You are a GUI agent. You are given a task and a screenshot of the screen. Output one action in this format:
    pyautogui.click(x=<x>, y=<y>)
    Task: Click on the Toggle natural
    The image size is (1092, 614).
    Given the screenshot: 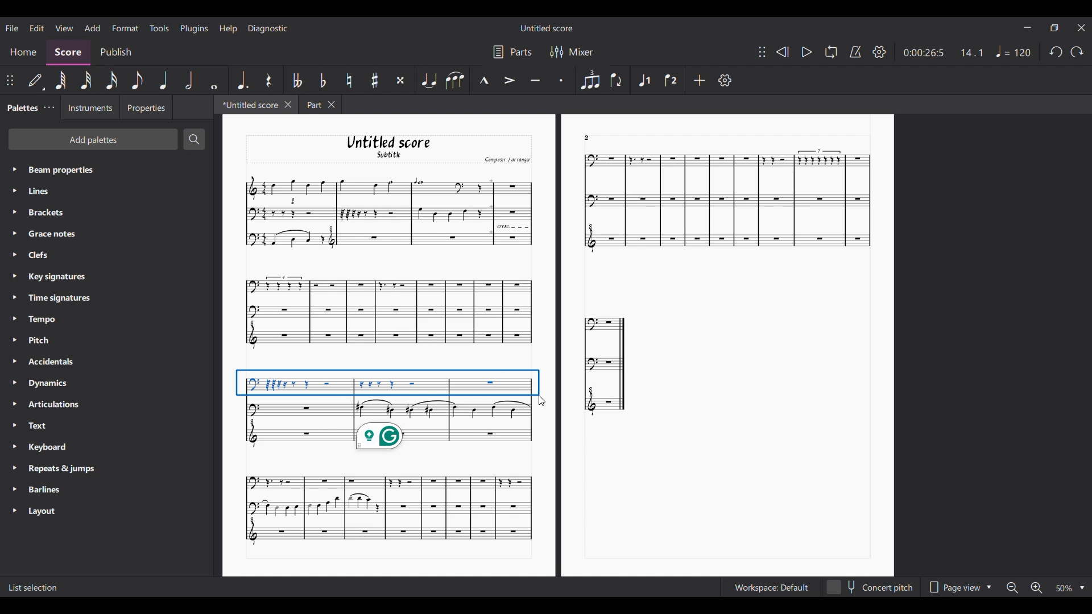 What is the action you would take?
    pyautogui.click(x=349, y=80)
    